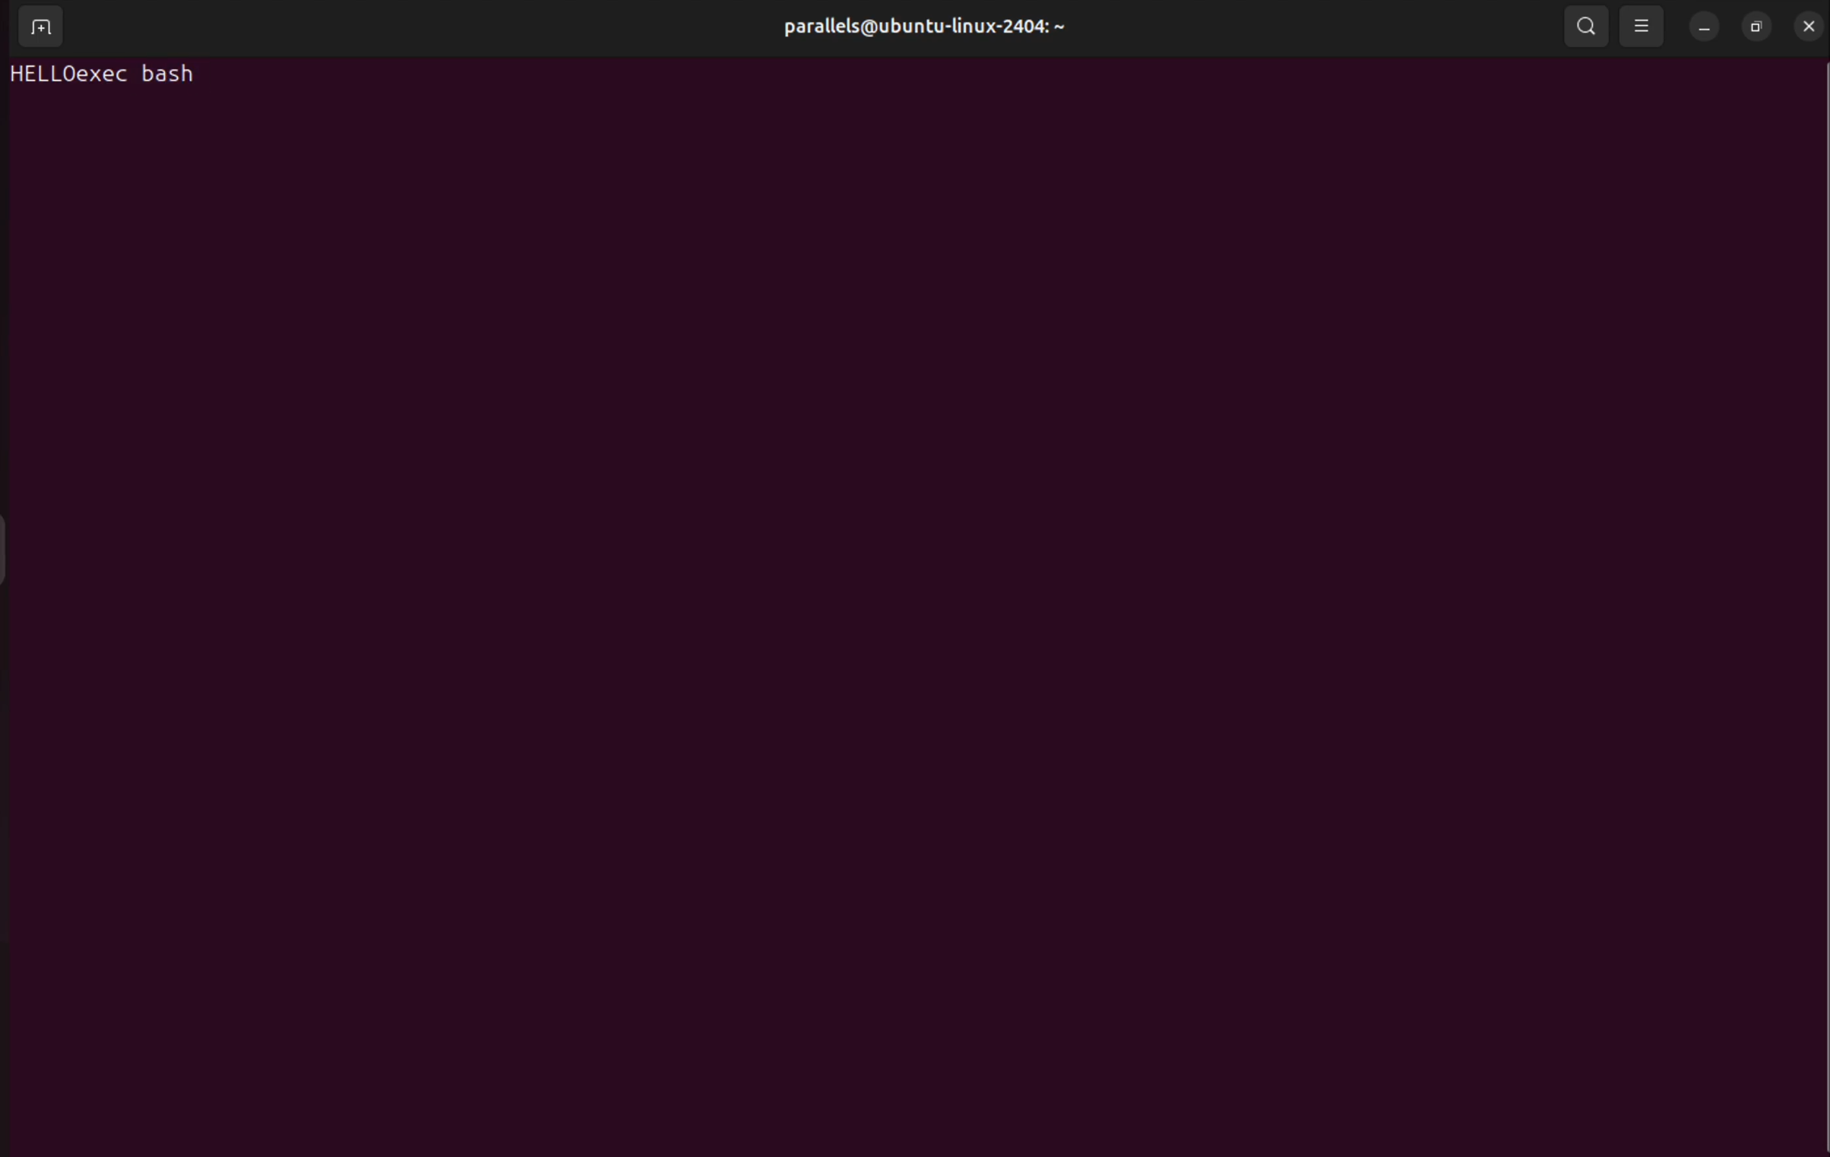 The height and width of the screenshot is (1157, 1830). What do you see at coordinates (1642, 26) in the screenshot?
I see `view options` at bounding box center [1642, 26].